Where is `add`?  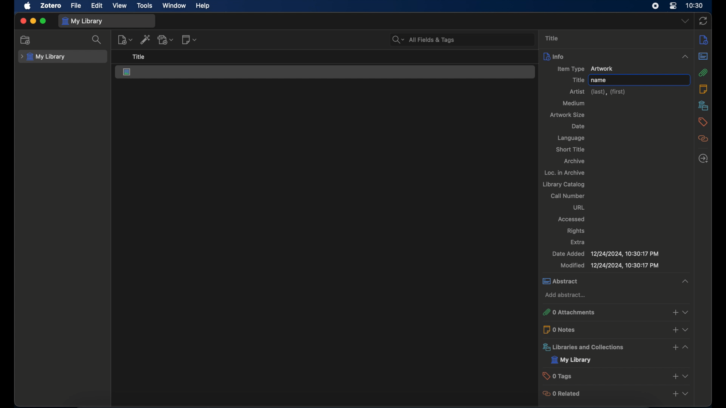
add is located at coordinates (673, 312).